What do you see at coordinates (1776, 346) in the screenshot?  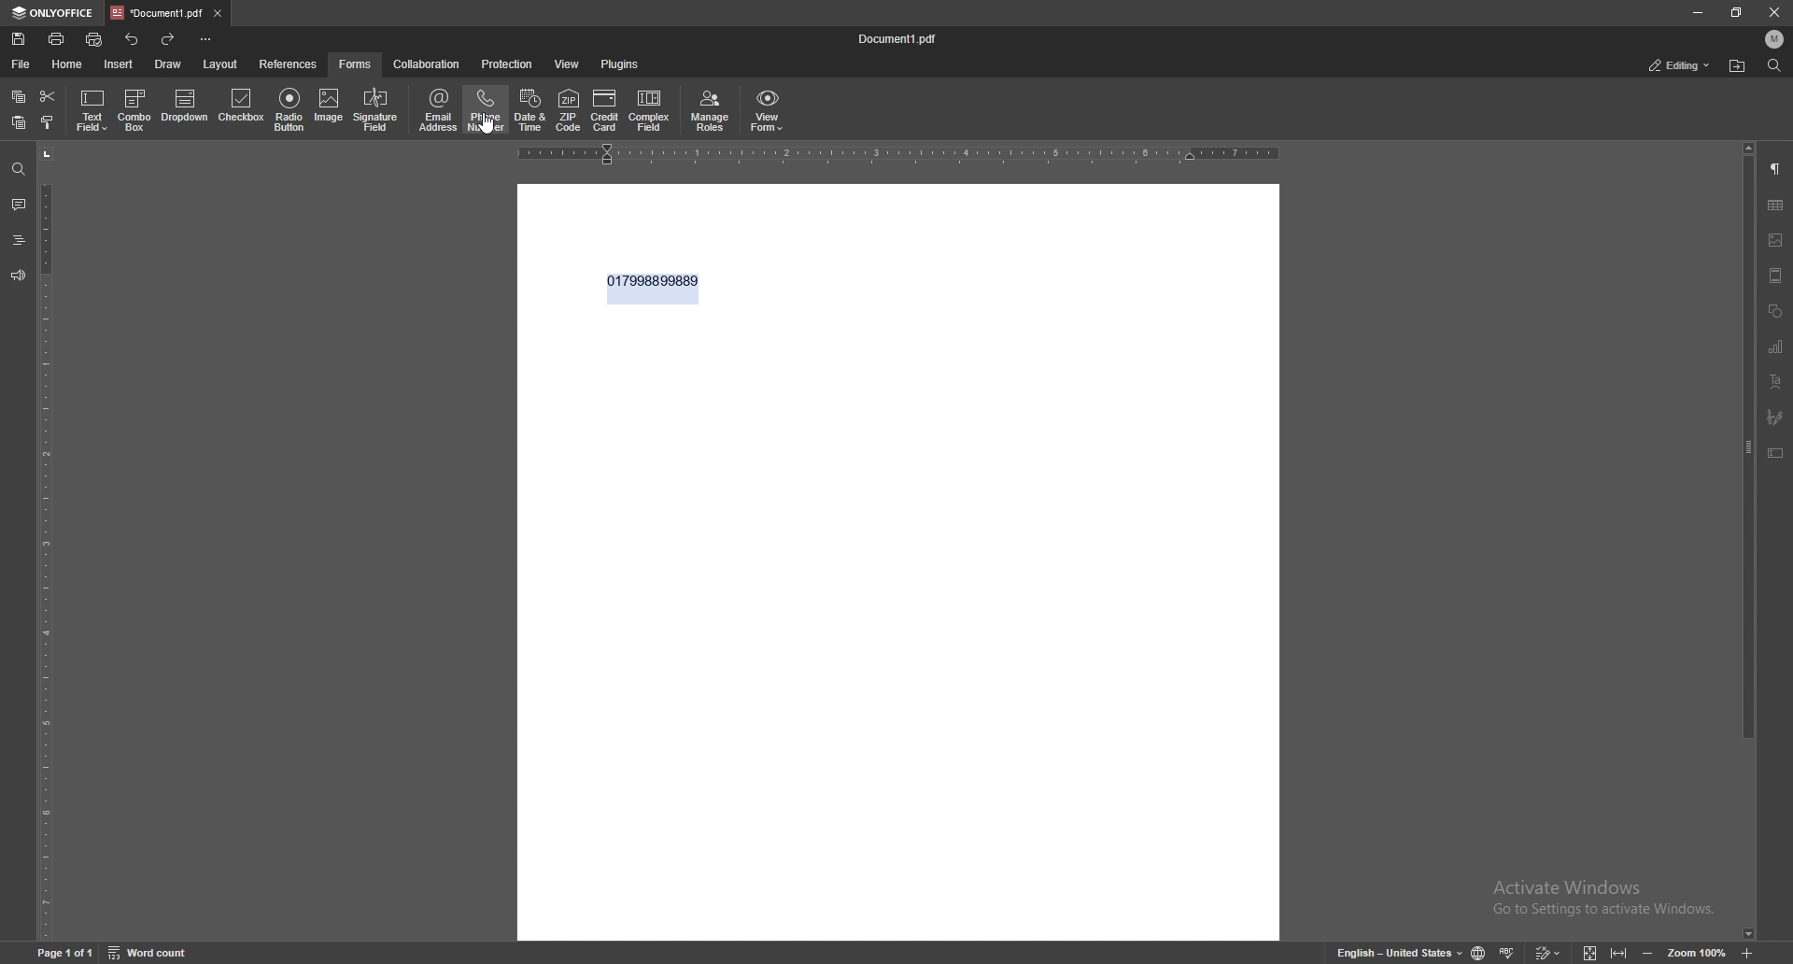 I see `chart` at bounding box center [1776, 346].